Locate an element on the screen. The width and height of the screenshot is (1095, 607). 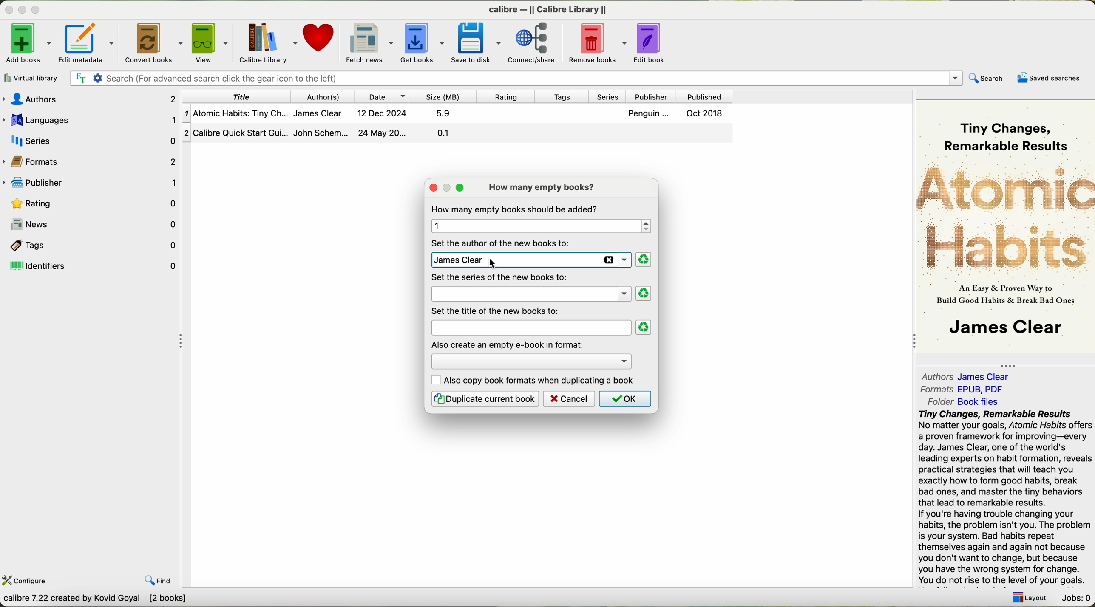
tags is located at coordinates (91, 244).